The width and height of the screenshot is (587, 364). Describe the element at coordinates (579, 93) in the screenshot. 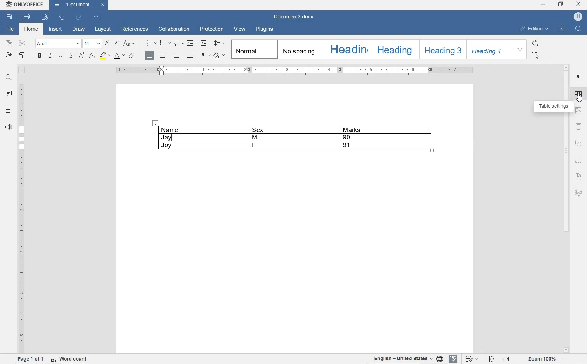

I see `TABLE SETTINGS` at that location.